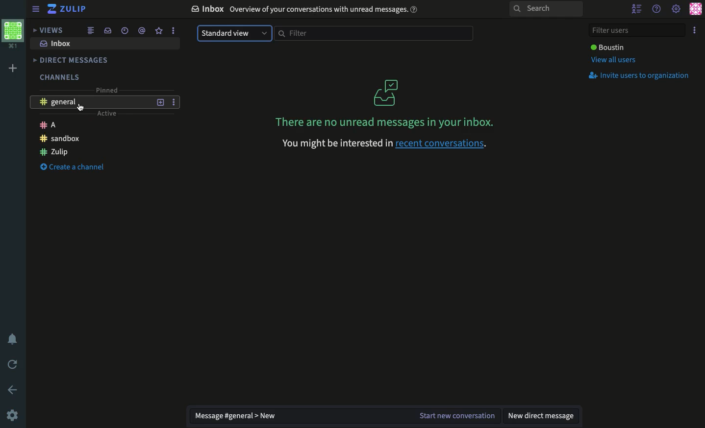  Describe the element at coordinates (640, 75) in the screenshot. I see `Invites users to organization` at that location.